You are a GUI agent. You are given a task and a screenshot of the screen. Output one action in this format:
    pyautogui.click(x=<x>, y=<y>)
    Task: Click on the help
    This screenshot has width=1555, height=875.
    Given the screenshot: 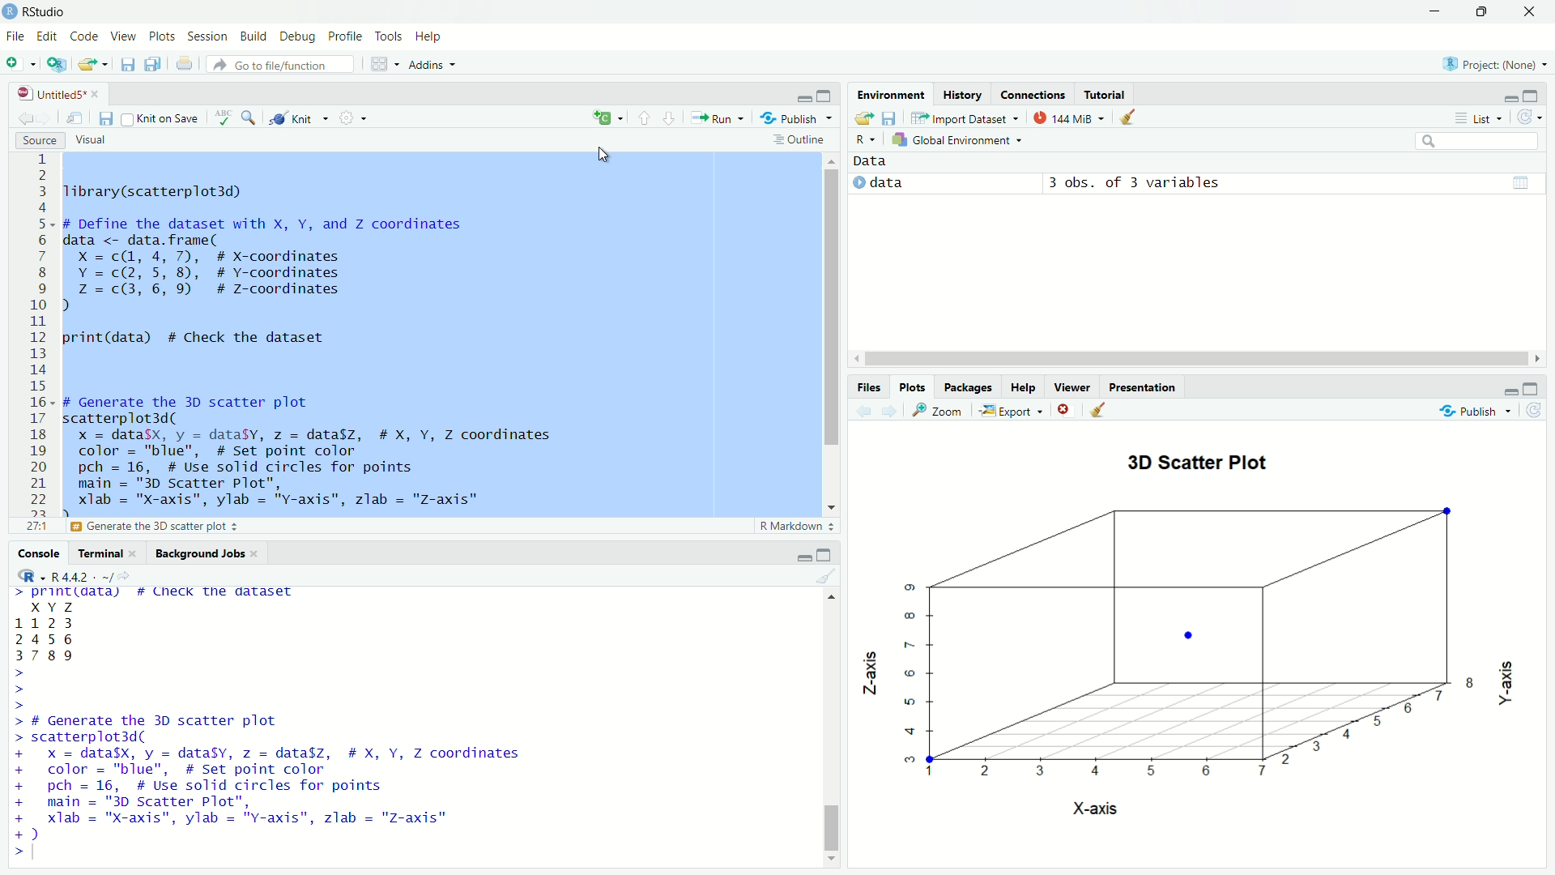 What is the action you would take?
    pyautogui.click(x=432, y=37)
    